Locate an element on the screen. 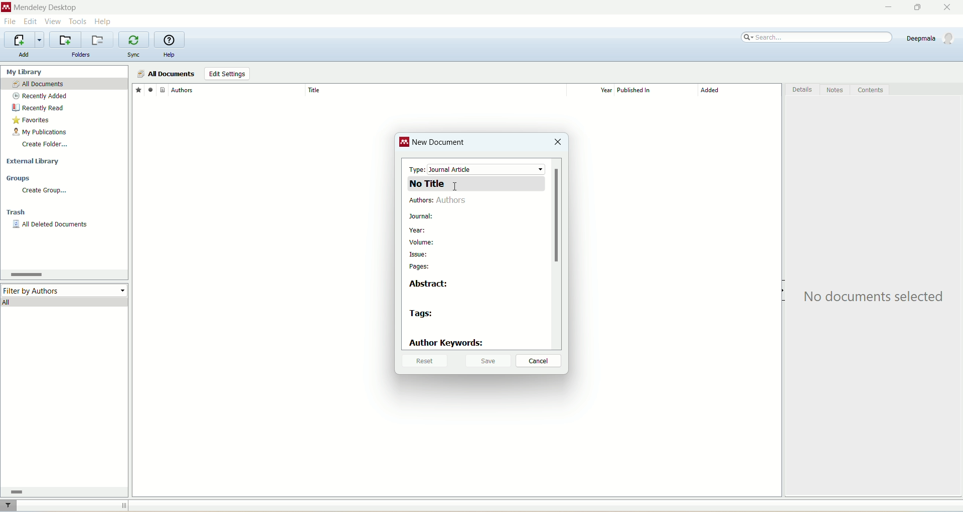 The image size is (963, 512). favorites is located at coordinates (138, 89).